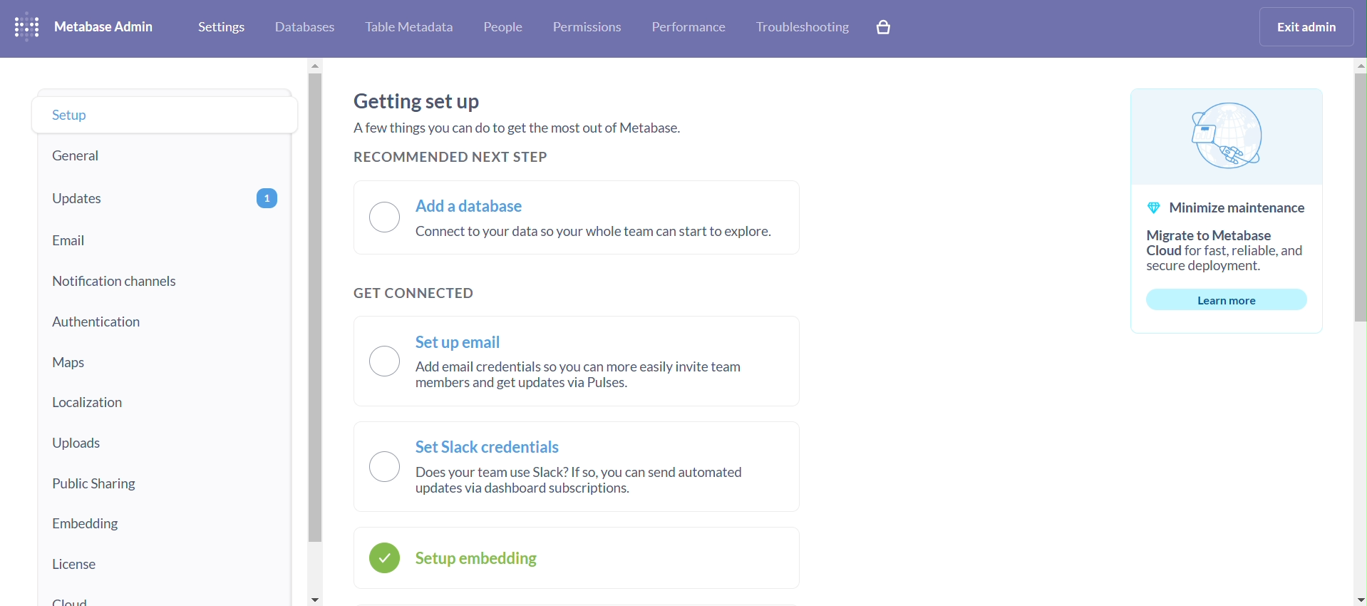  What do you see at coordinates (164, 321) in the screenshot?
I see `authentication` at bounding box center [164, 321].